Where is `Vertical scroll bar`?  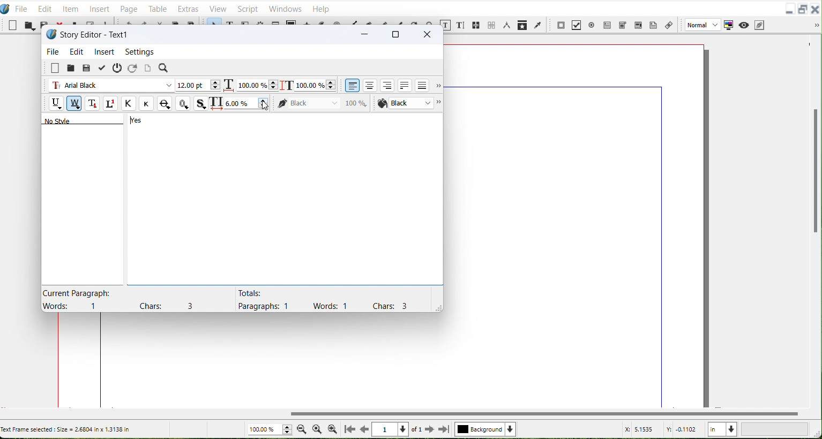
Vertical scroll bar is located at coordinates (402, 413).